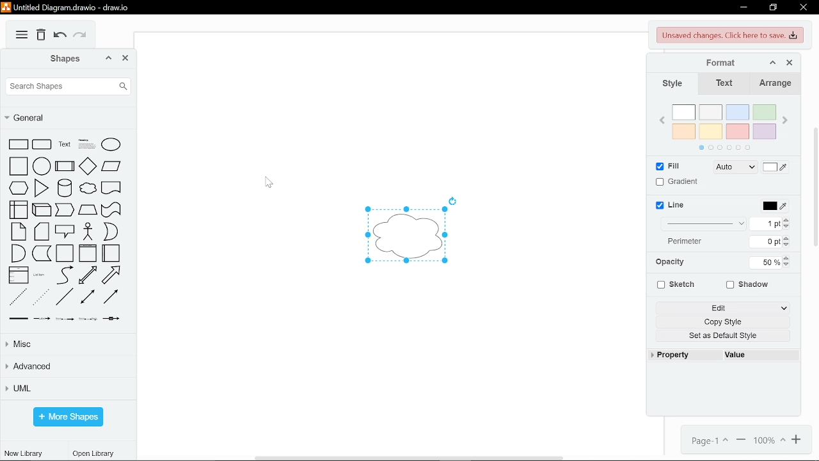  Describe the element at coordinates (63, 145) in the screenshot. I see `text` at that location.